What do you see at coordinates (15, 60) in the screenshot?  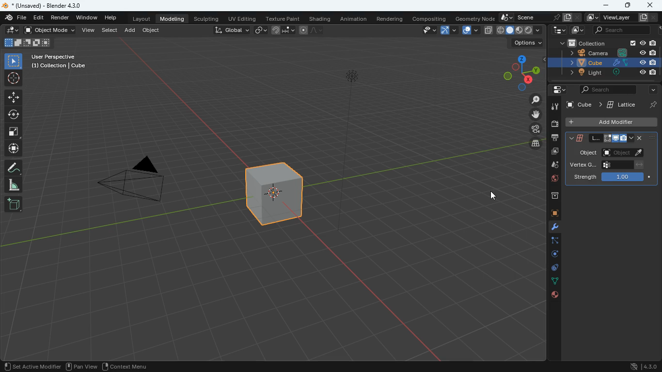 I see `select` at bounding box center [15, 60].